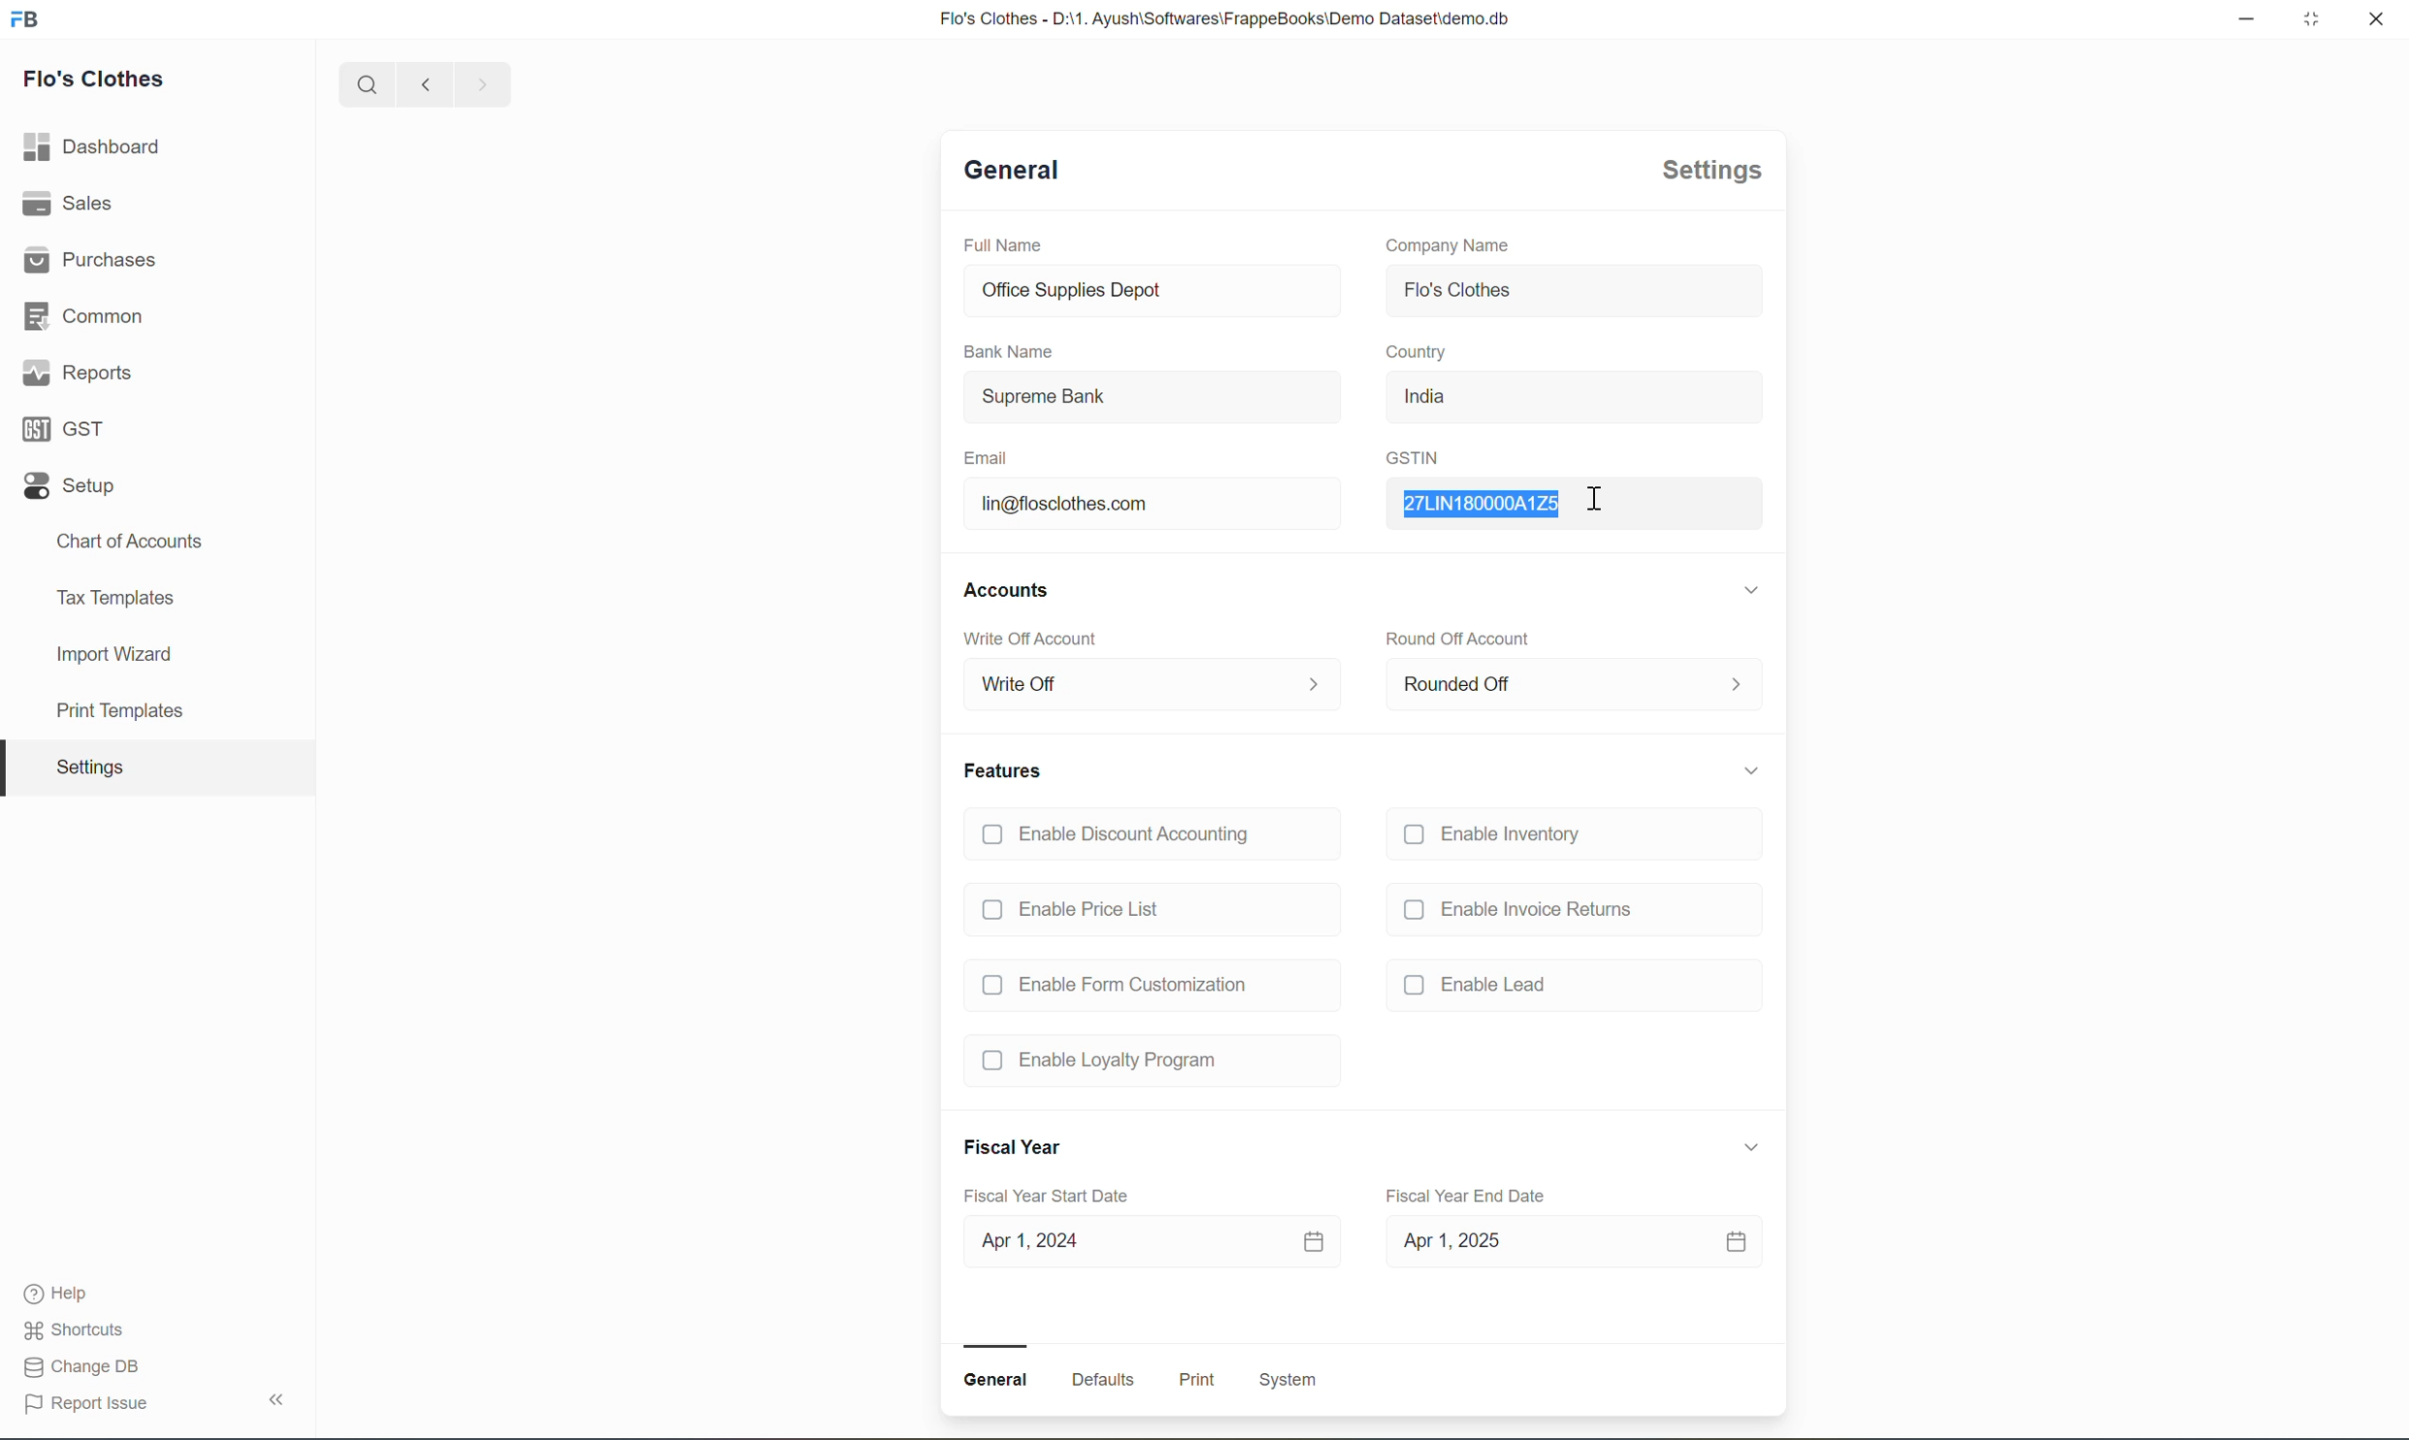 The image size is (2409, 1440). Describe the element at coordinates (128, 541) in the screenshot. I see `Chart of Accounts` at that location.